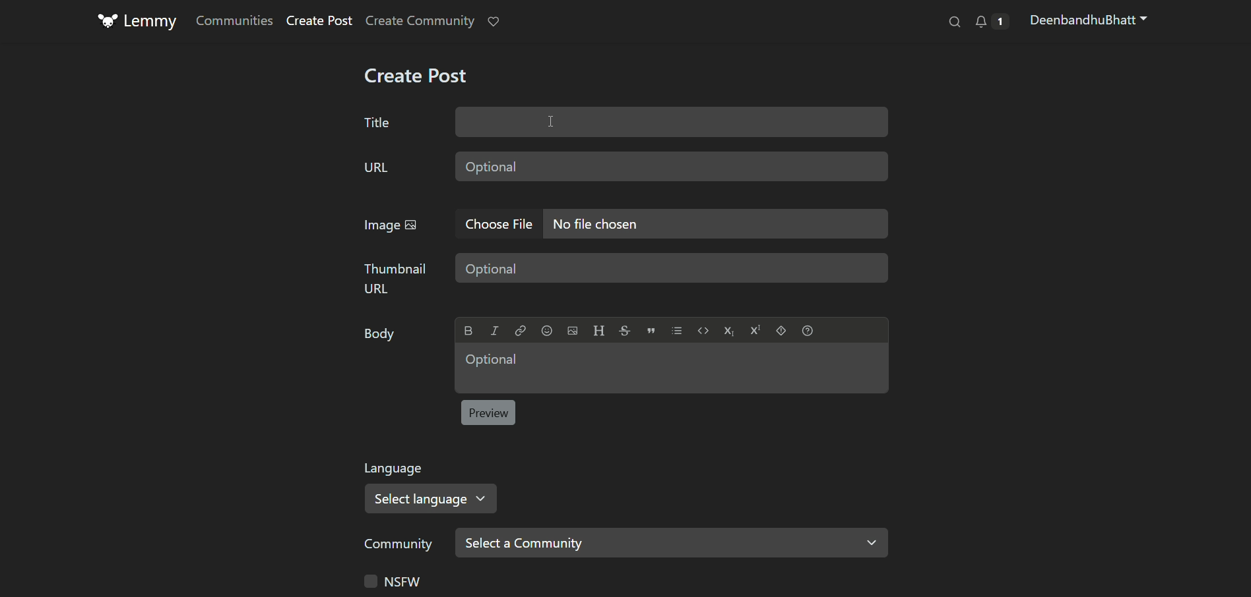  What do you see at coordinates (377, 123) in the screenshot?
I see `title` at bounding box center [377, 123].